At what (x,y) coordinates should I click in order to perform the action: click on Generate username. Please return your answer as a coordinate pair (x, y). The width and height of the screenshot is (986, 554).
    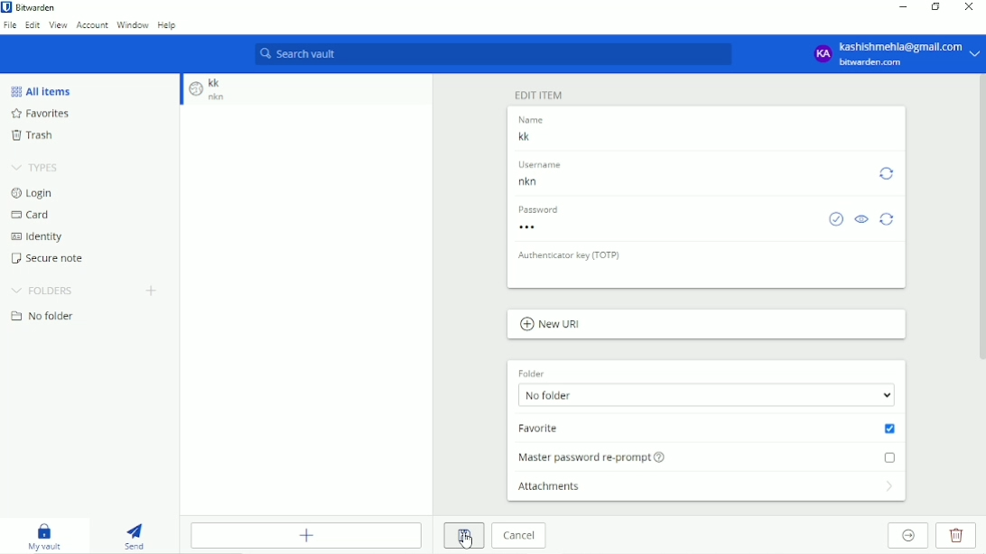
    Looking at the image, I should click on (888, 173).